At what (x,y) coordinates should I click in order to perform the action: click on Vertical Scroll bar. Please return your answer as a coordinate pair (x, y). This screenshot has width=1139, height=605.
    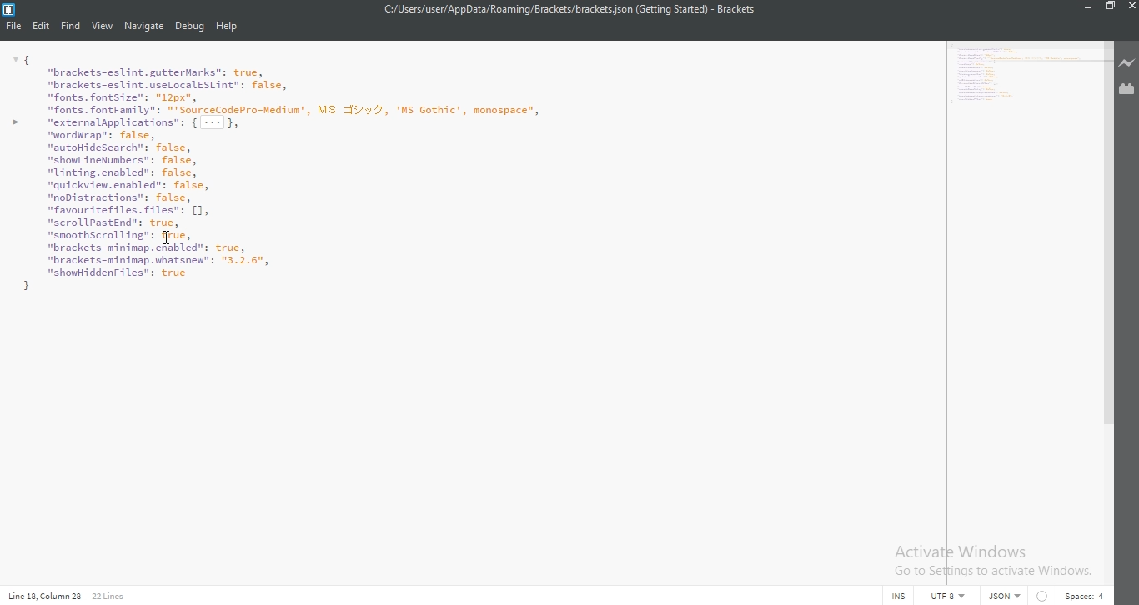
    Looking at the image, I should click on (1106, 231).